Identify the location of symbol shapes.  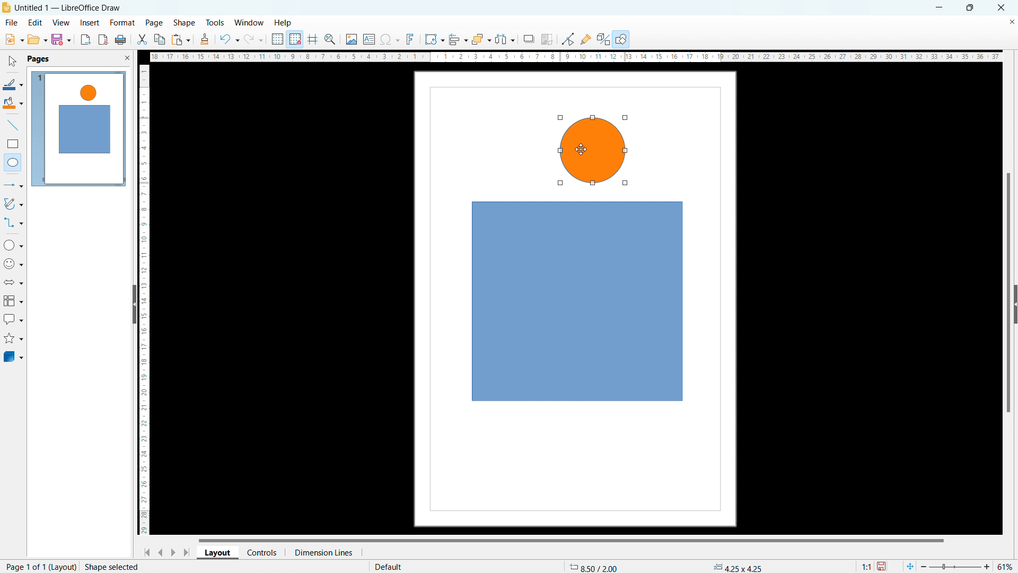
(14, 264).